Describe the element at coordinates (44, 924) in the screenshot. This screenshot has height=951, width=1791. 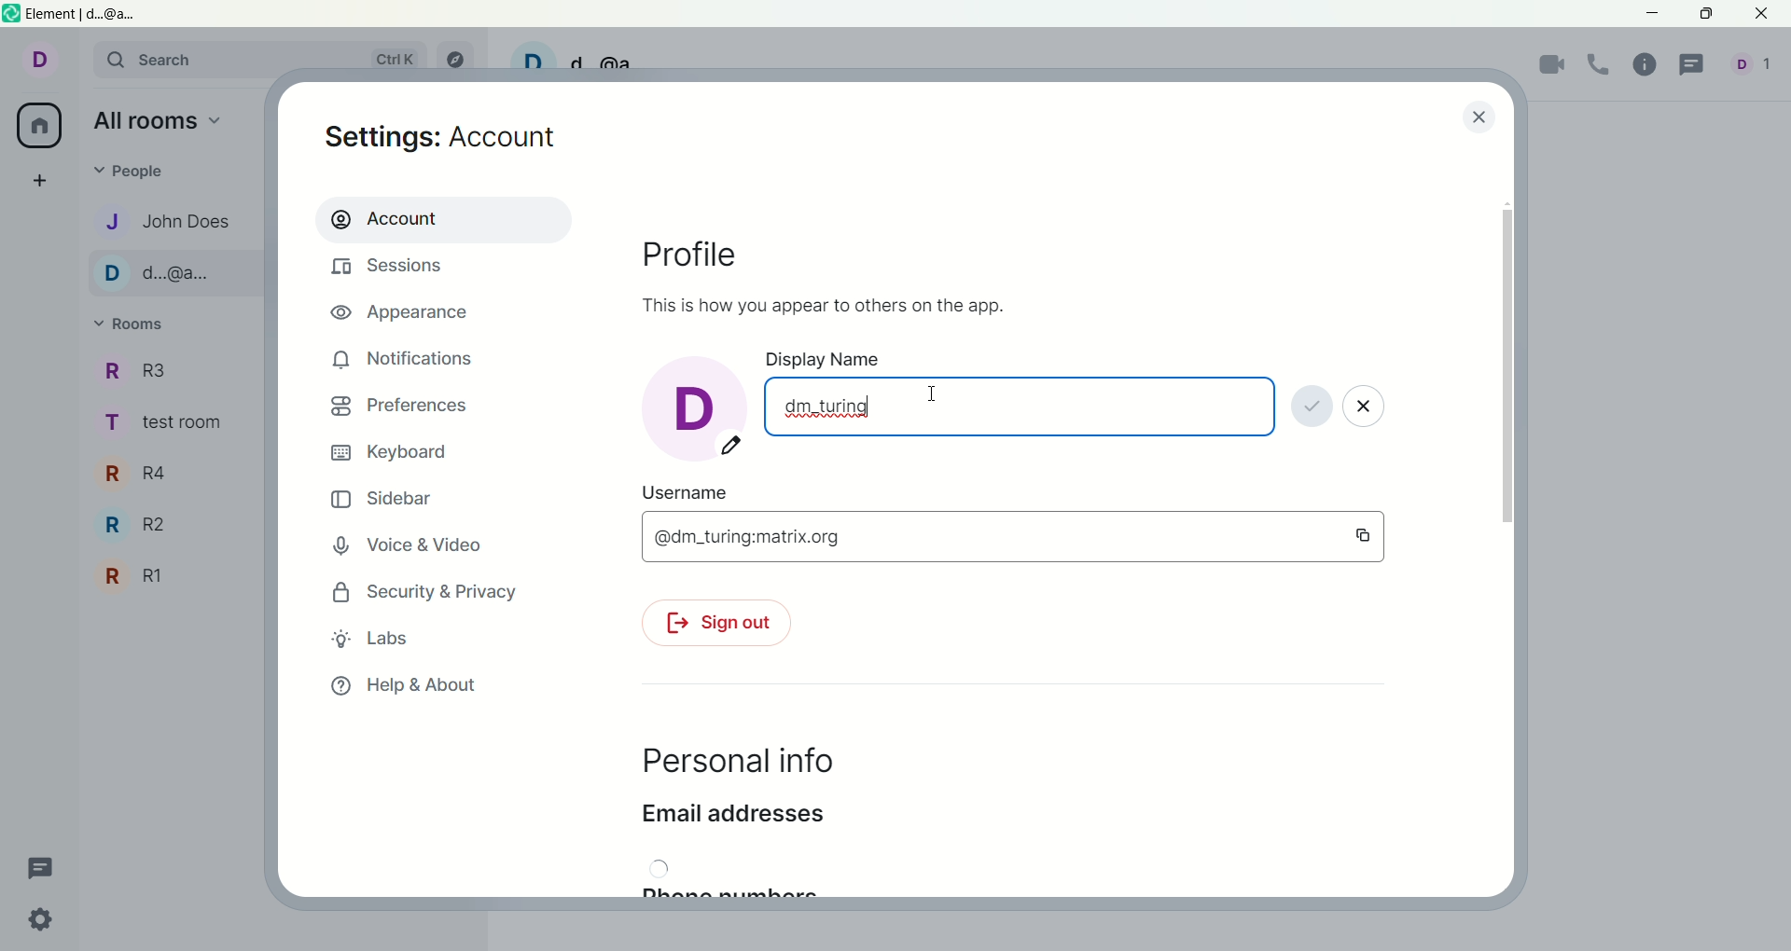
I see `quick settings` at that location.